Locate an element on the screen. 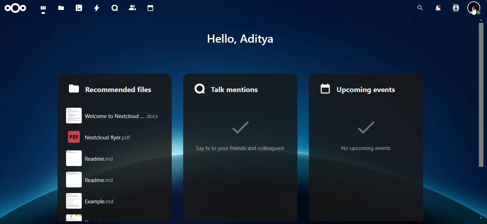 This screenshot has width=487, height=224. photos is located at coordinates (79, 8).